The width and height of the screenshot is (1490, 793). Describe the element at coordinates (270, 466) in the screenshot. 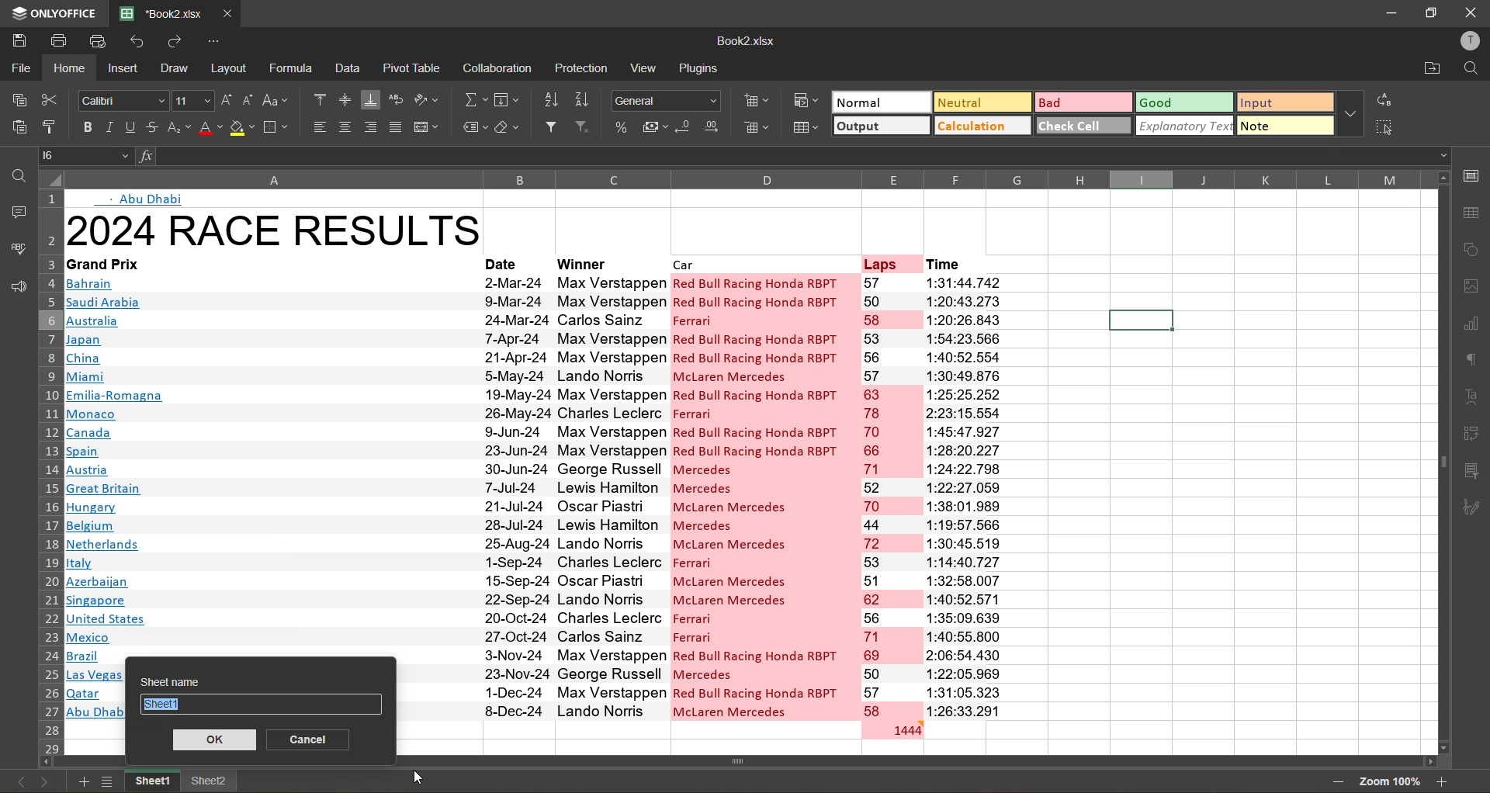

I see `country` at that location.